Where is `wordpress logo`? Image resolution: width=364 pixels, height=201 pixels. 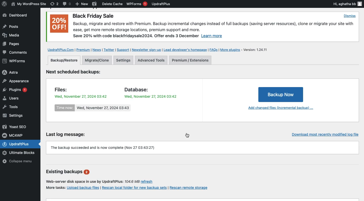 wordpress logo is located at coordinates (4, 4).